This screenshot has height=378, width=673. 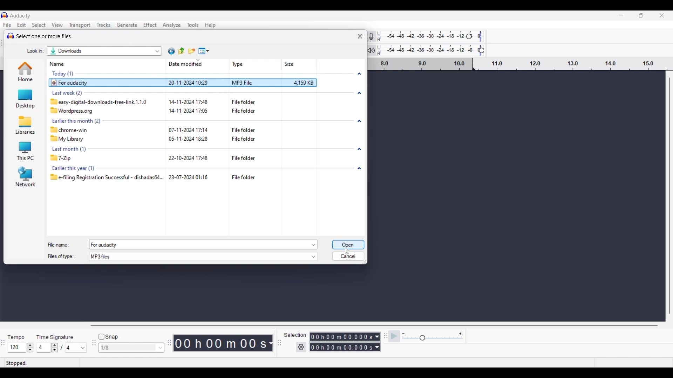 What do you see at coordinates (97, 168) in the screenshot?
I see `Earlier this year (1)` at bounding box center [97, 168].